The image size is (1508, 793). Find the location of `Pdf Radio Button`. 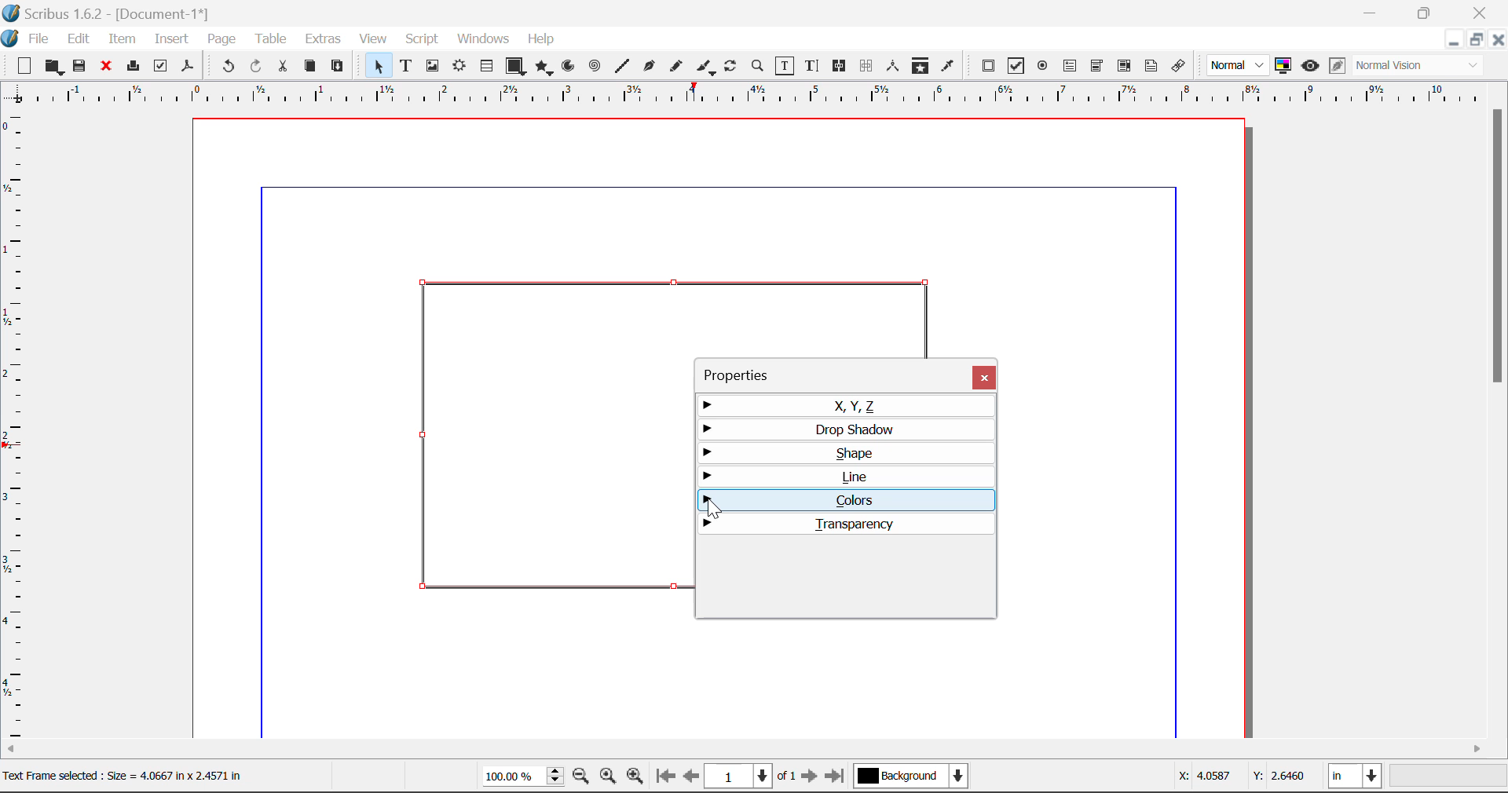

Pdf Radio Button is located at coordinates (1042, 67).